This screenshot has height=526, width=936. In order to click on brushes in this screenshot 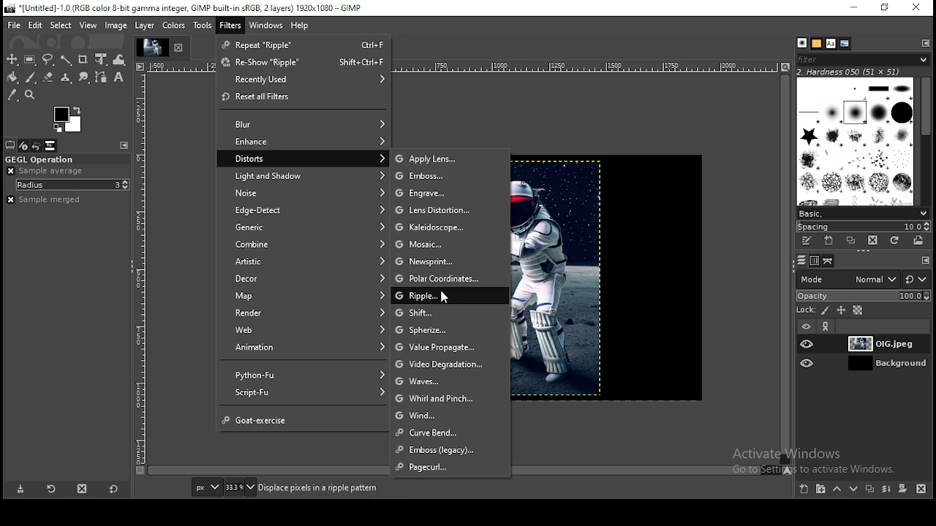, I will do `click(855, 142)`.